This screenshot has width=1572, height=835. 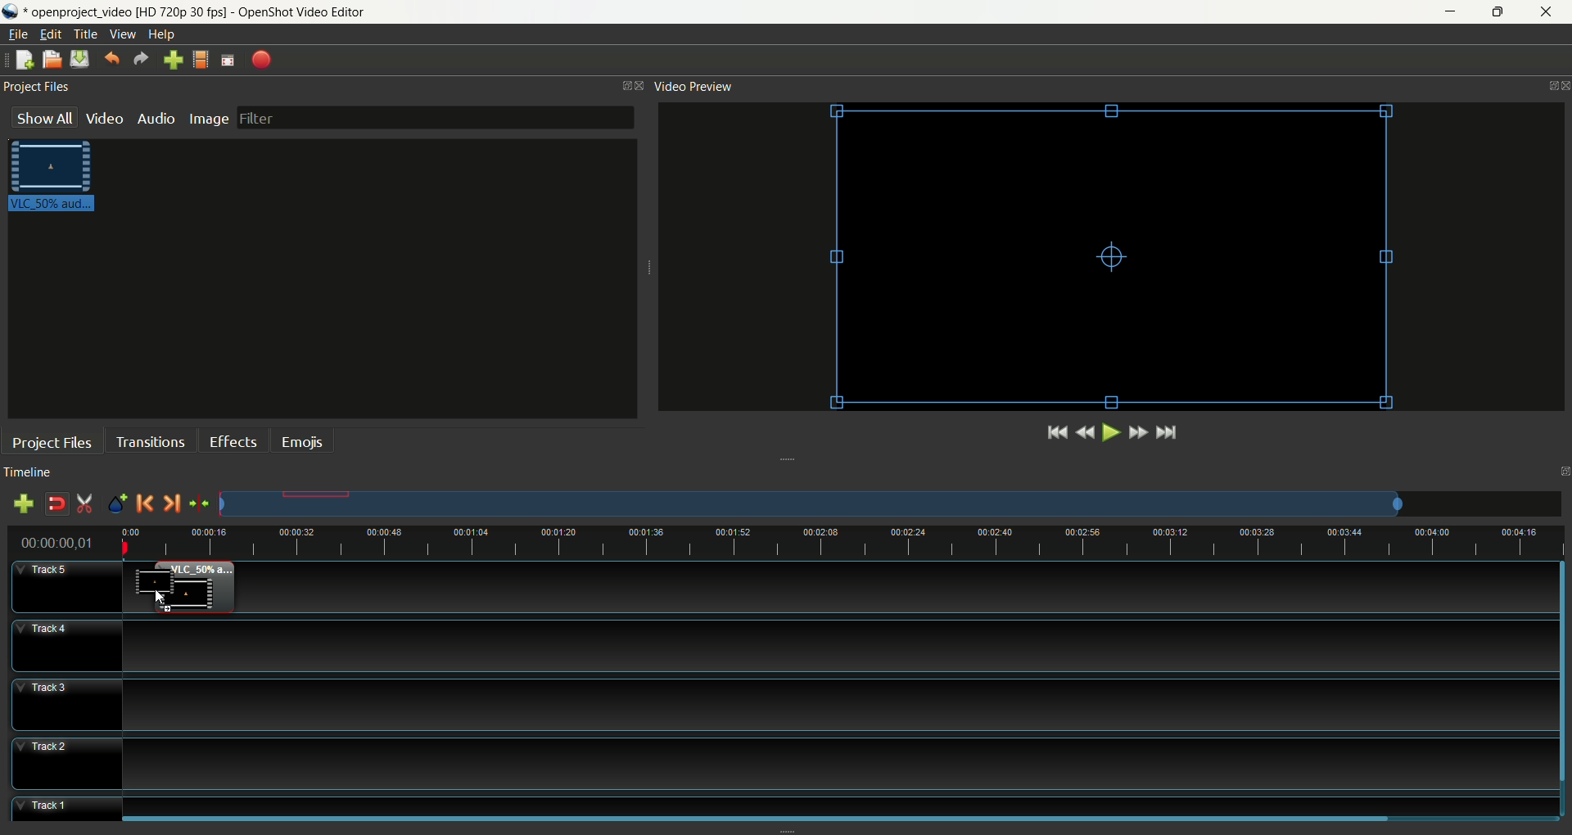 What do you see at coordinates (1561, 471) in the screenshot?
I see `maximize` at bounding box center [1561, 471].